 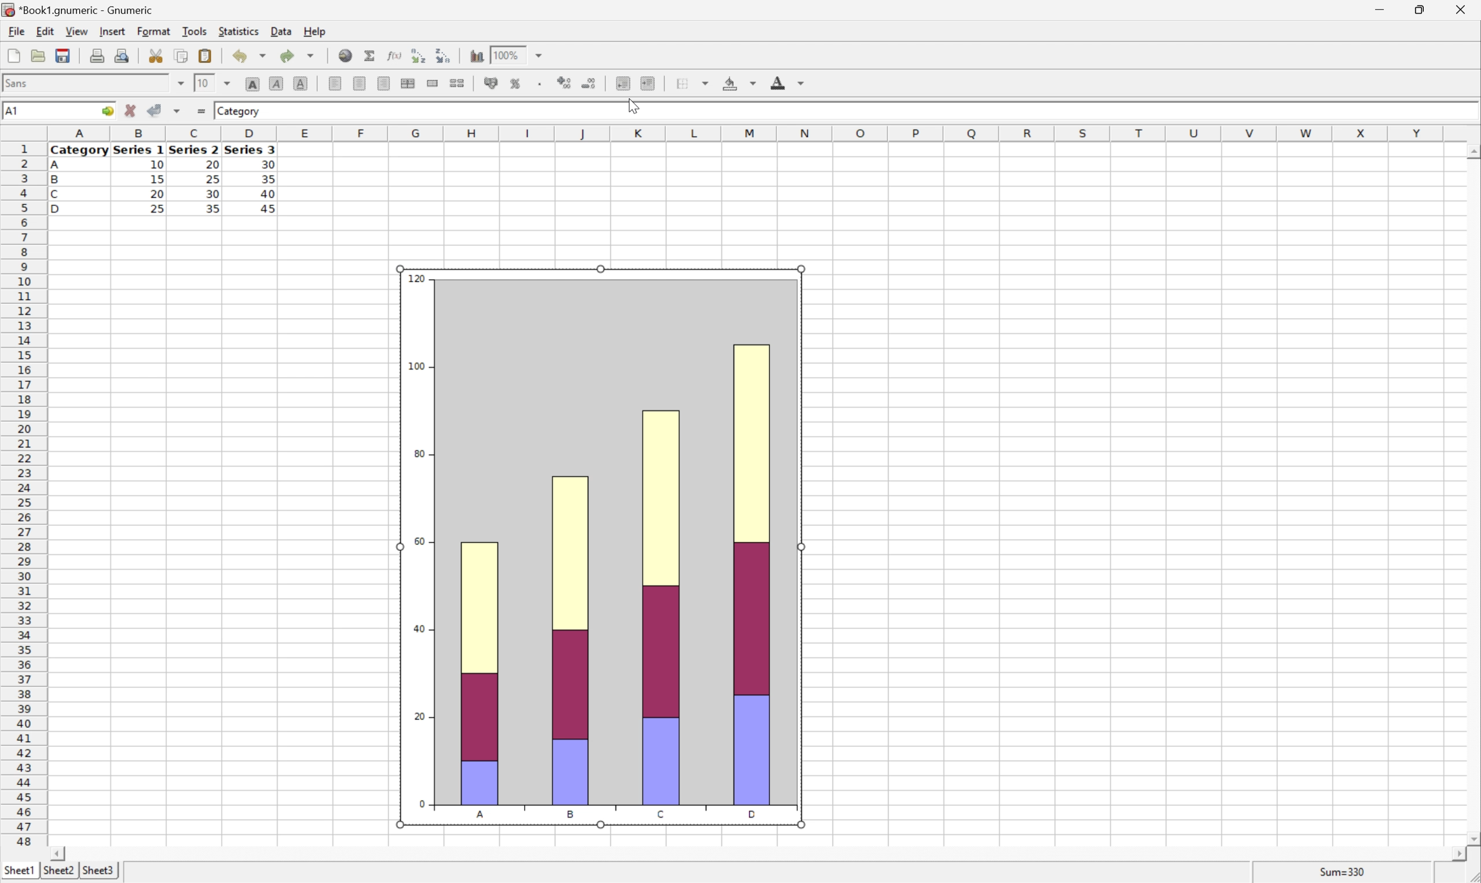 I want to click on Statistics, so click(x=240, y=32).